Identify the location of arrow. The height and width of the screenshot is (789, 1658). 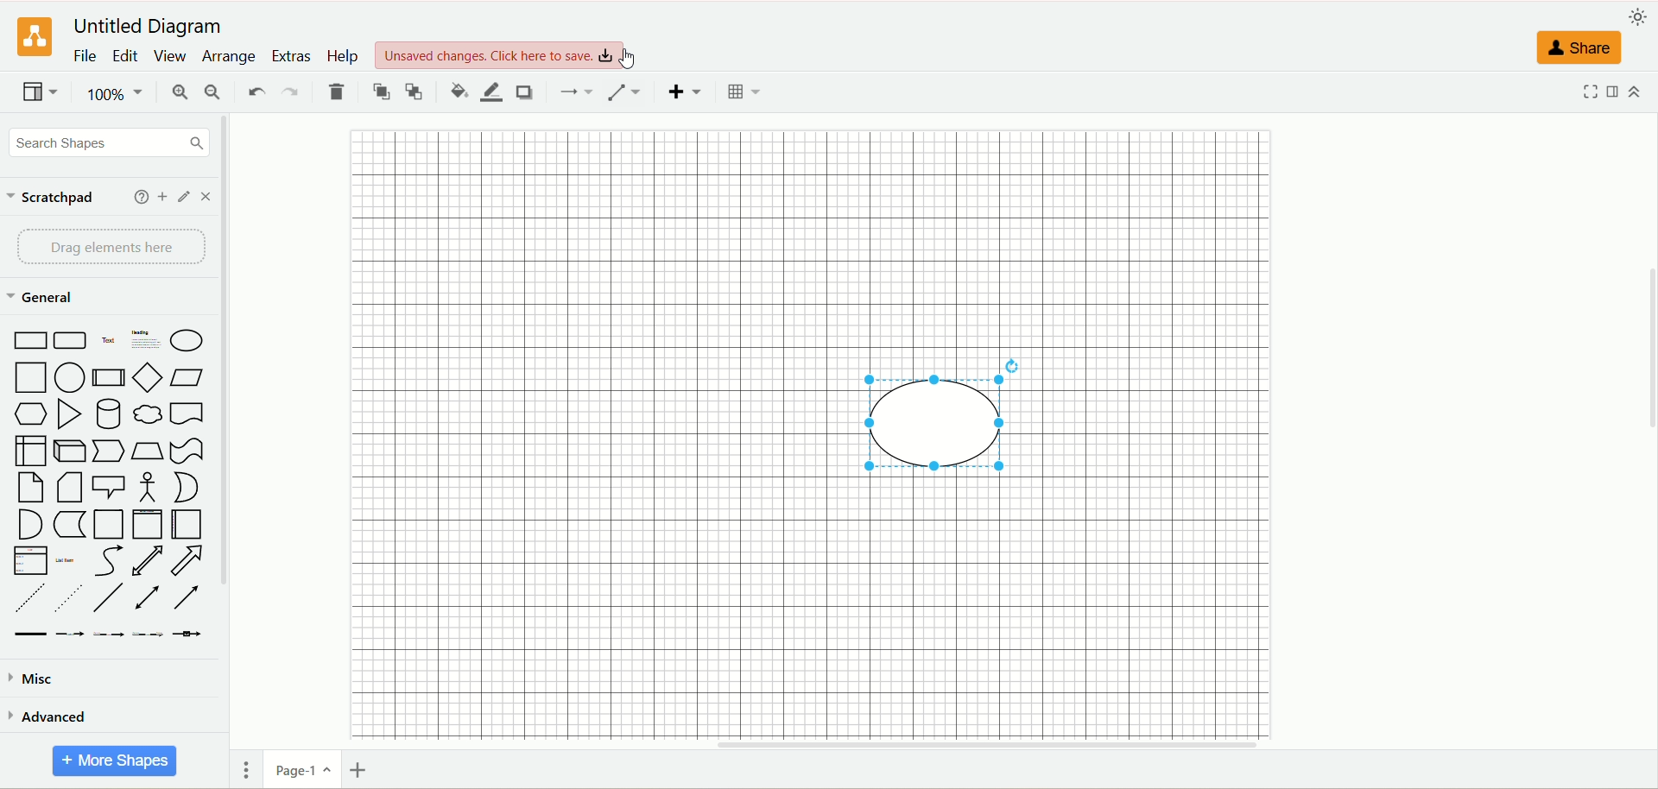
(189, 560).